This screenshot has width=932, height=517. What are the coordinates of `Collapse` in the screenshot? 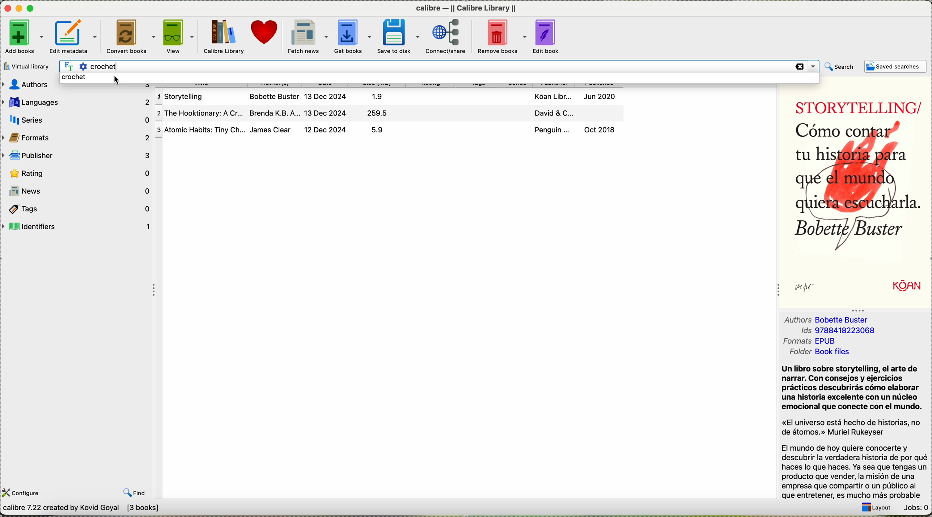 It's located at (858, 310).